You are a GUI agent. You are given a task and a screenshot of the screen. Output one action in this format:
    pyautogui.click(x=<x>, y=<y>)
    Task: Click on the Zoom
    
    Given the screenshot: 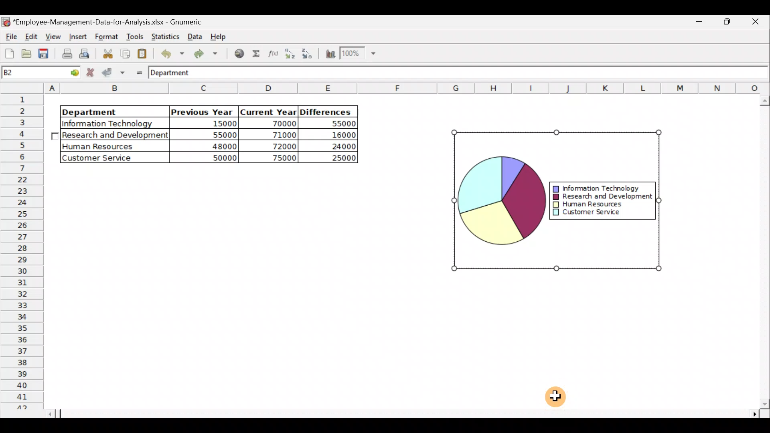 What is the action you would take?
    pyautogui.click(x=358, y=55)
    